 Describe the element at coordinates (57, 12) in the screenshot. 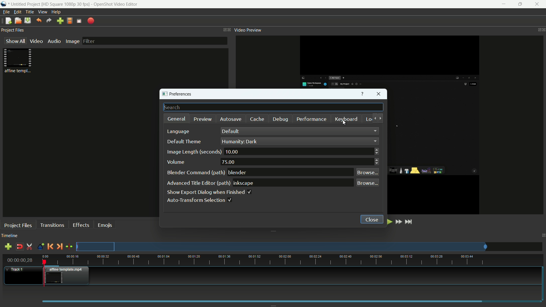

I see `help menu` at that location.